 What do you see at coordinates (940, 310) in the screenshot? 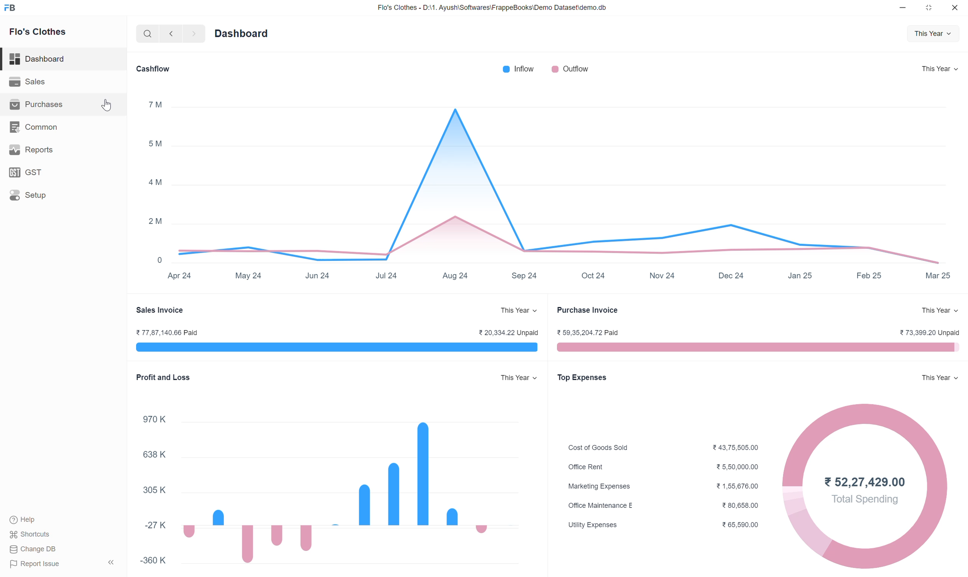
I see `This Year ` at bounding box center [940, 310].